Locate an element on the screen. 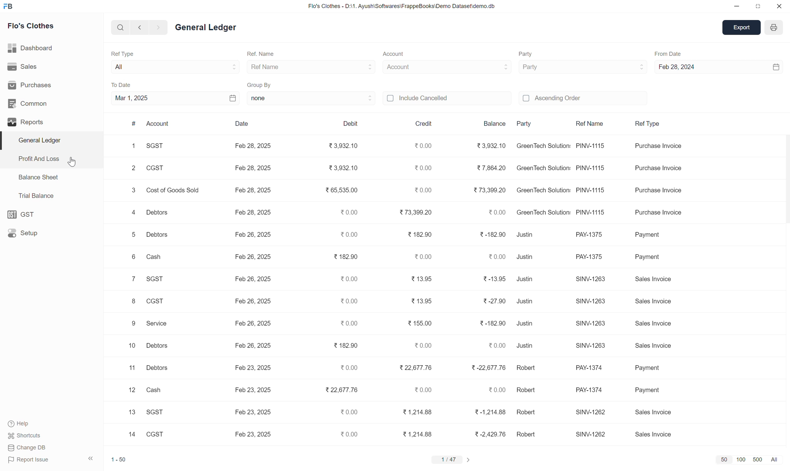 The height and width of the screenshot is (471, 790). 14 is located at coordinates (126, 434).